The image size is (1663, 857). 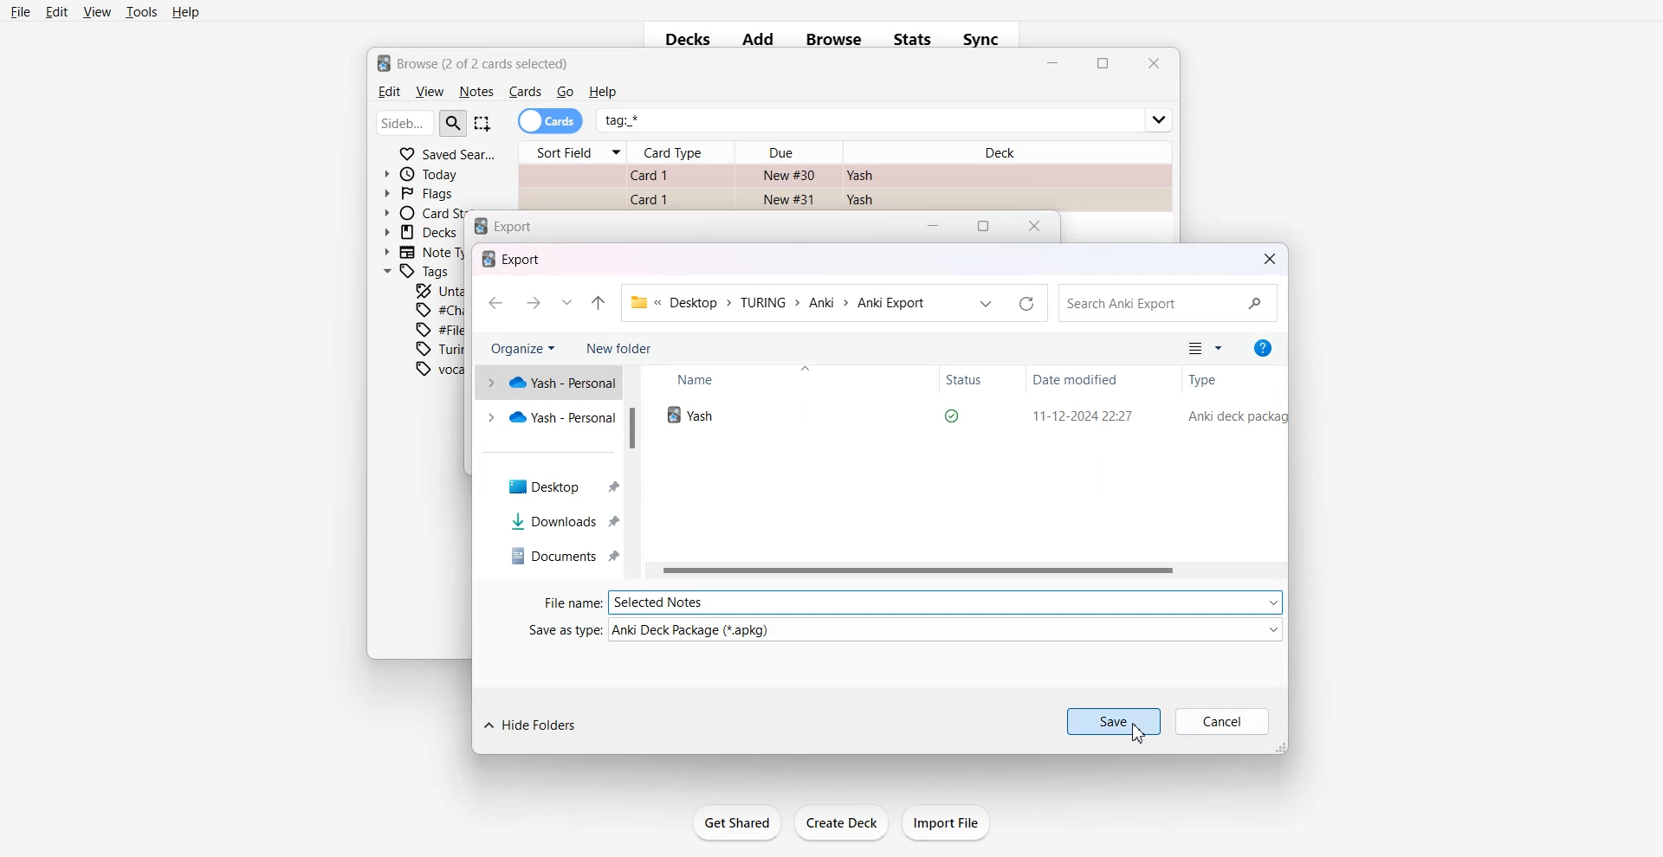 What do you see at coordinates (1232, 379) in the screenshot?
I see `Type` at bounding box center [1232, 379].